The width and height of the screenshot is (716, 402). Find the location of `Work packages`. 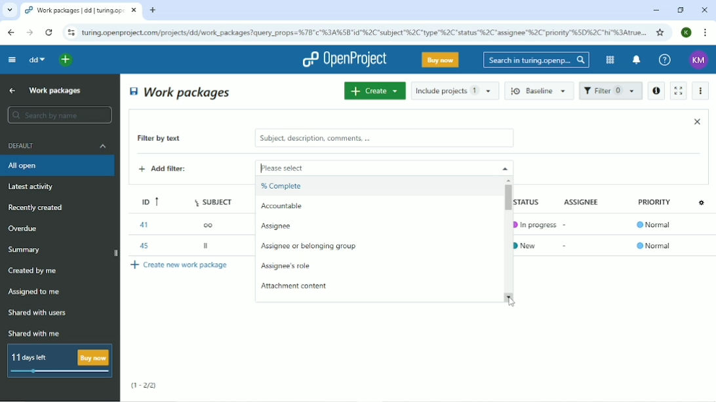

Work packages is located at coordinates (56, 90).